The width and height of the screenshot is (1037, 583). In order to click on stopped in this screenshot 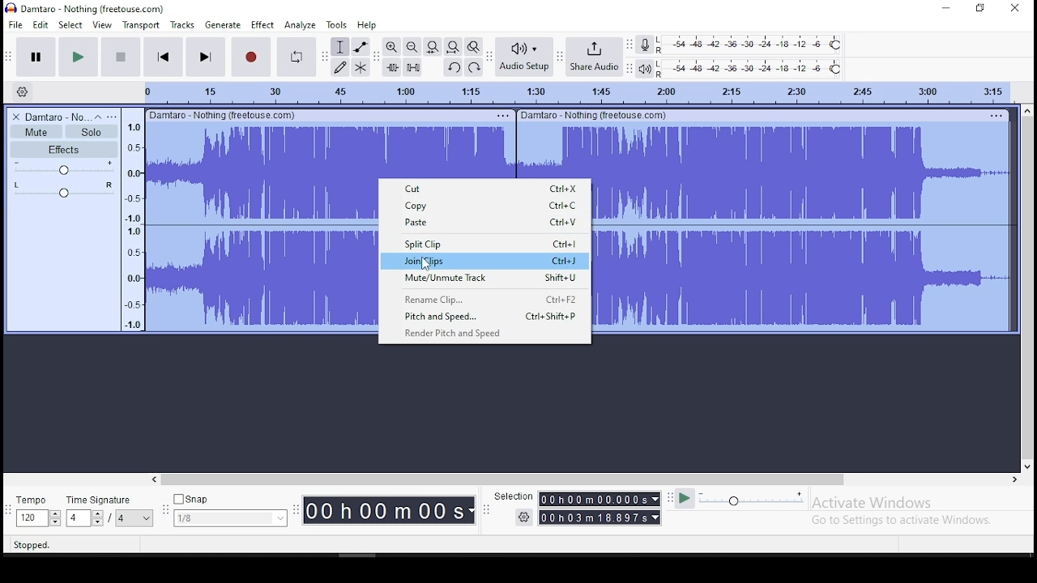, I will do `click(32, 545)`.